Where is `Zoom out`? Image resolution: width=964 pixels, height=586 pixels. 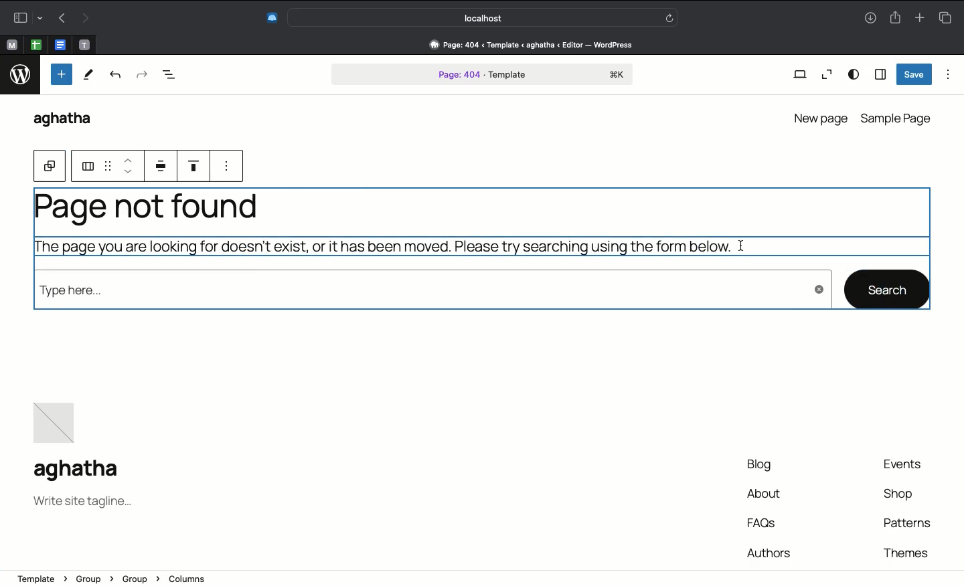
Zoom out is located at coordinates (825, 75).